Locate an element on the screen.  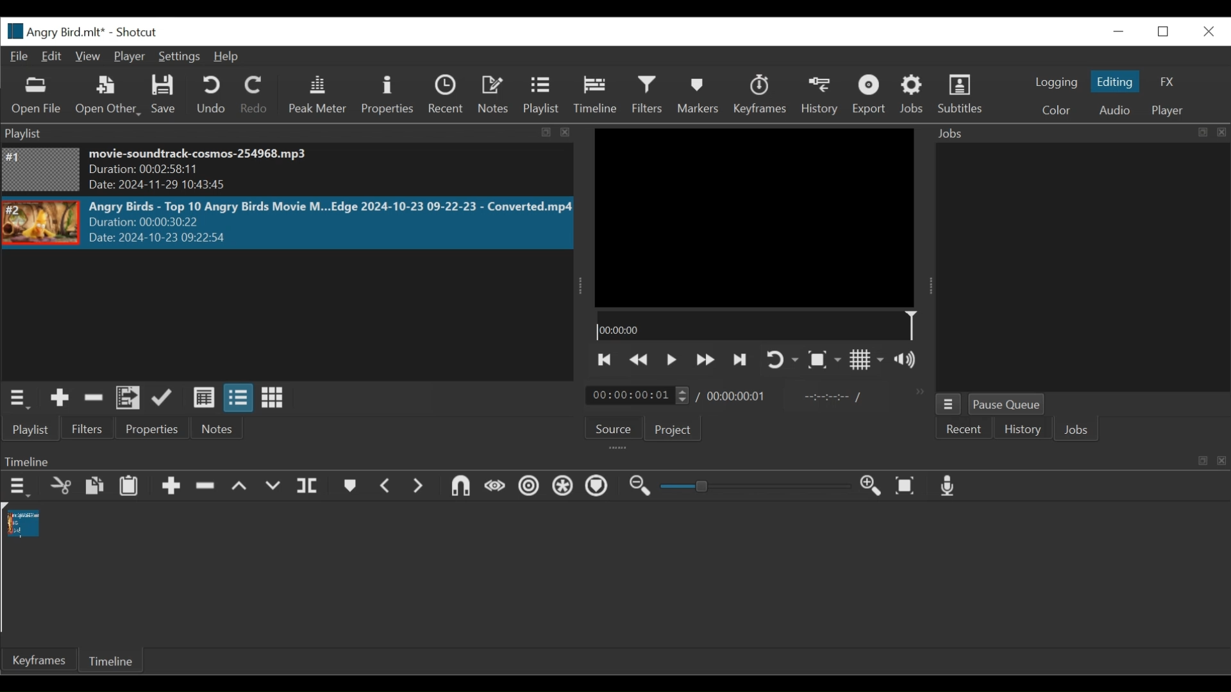
FX is located at coordinates (1168, 83).